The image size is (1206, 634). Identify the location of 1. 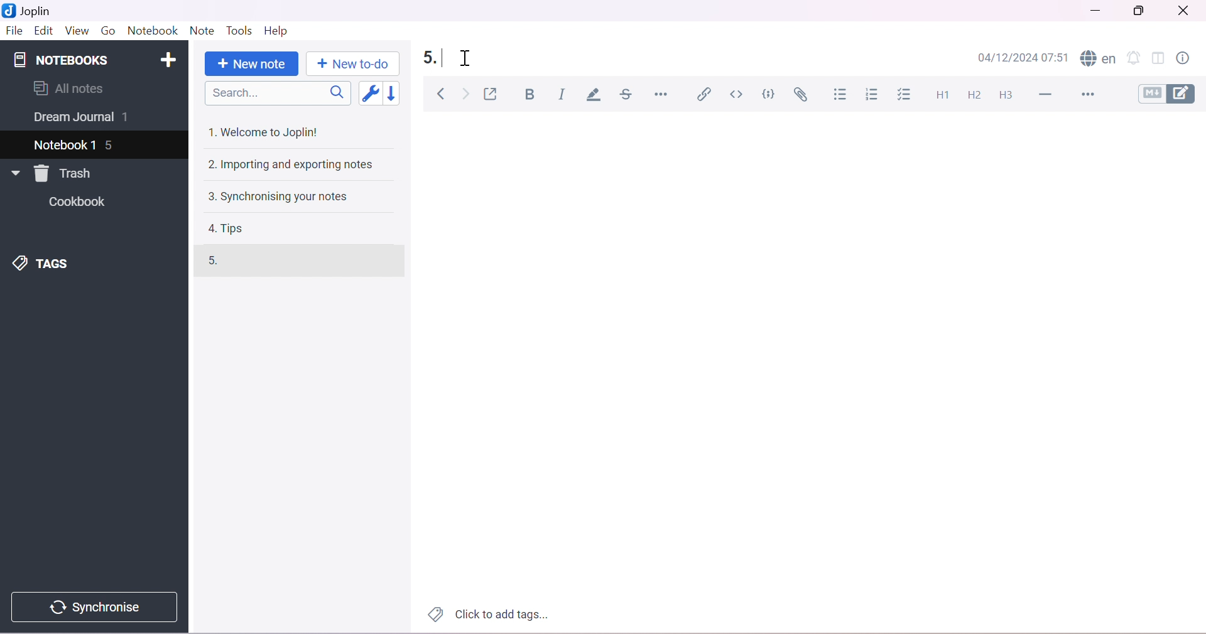
(129, 118).